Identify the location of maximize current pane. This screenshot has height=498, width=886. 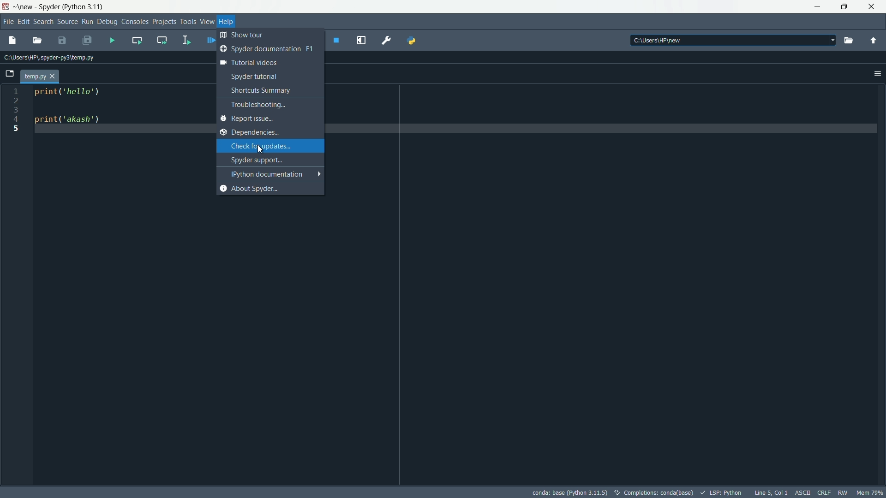
(364, 40).